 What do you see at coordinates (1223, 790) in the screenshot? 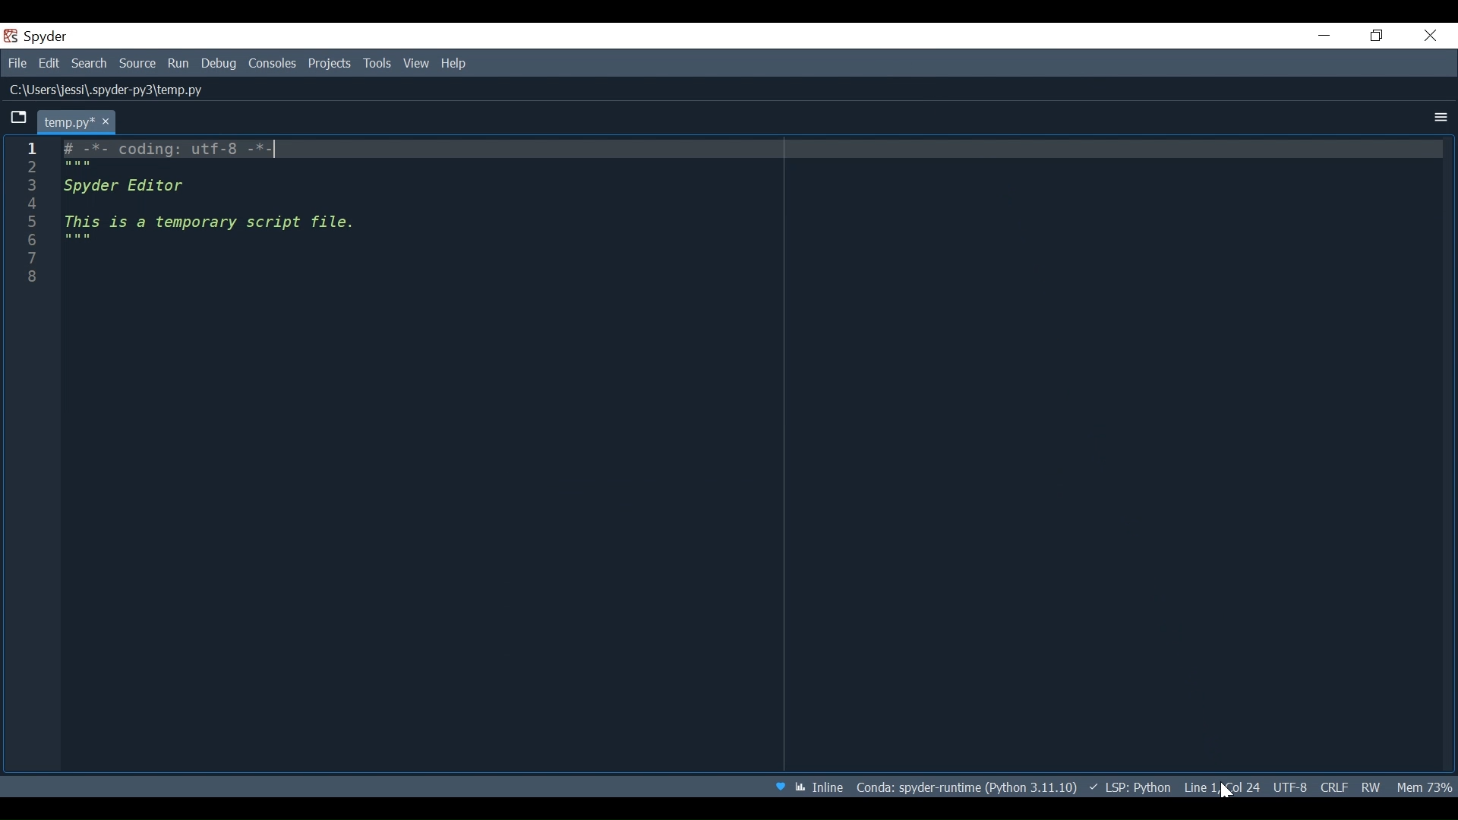
I see `Cursor` at bounding box center [1223, 790].